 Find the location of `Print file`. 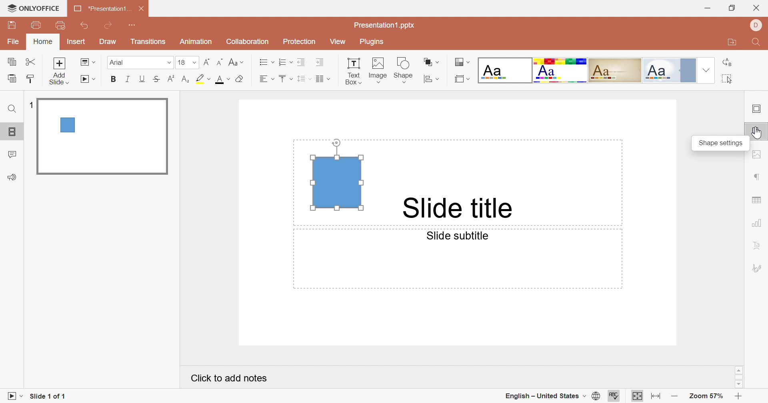

Print file is located at coordinates (35, 26).